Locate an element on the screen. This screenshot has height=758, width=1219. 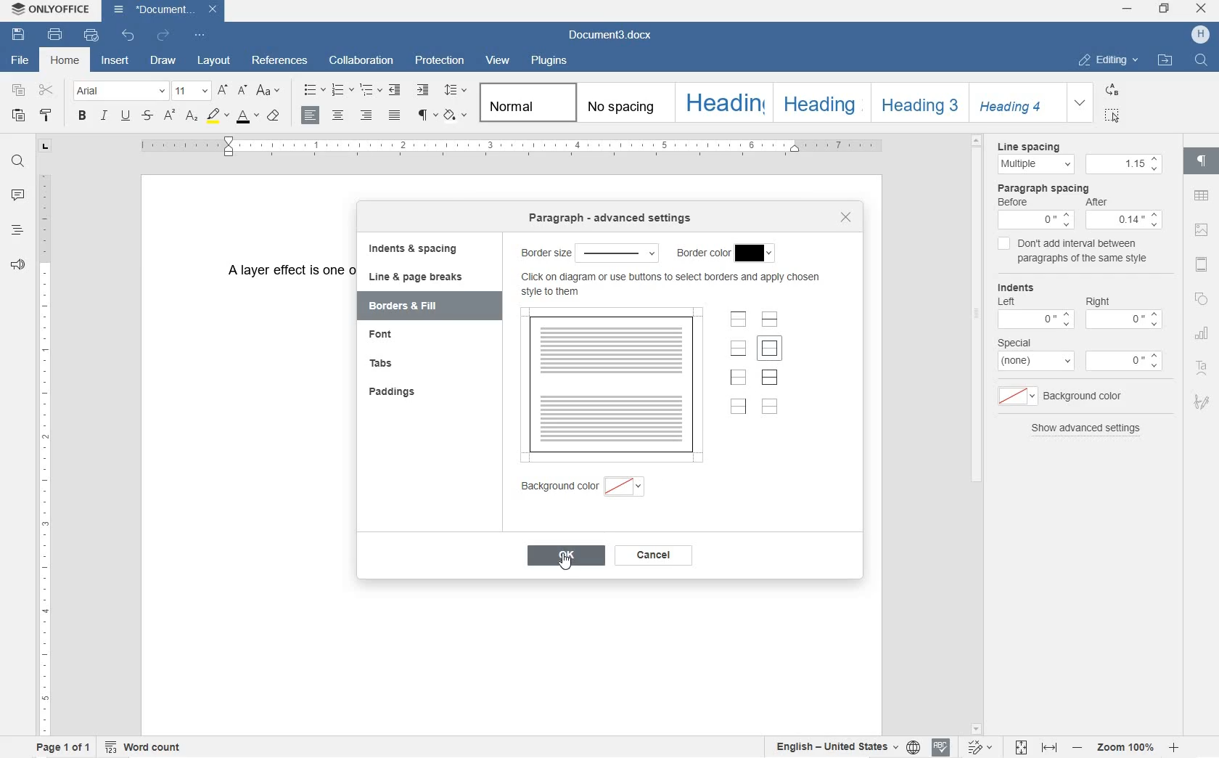
PASTE is located at coordinates (18, 115).